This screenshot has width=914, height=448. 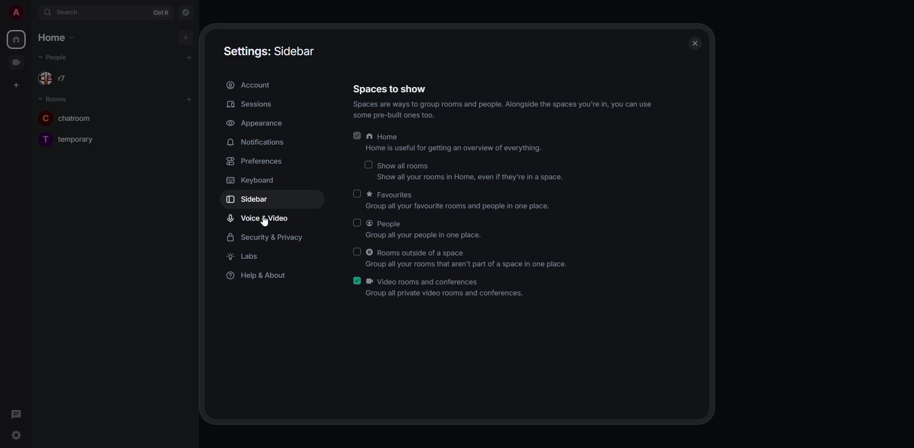 I want to click on people, so click(x=60, y=57).